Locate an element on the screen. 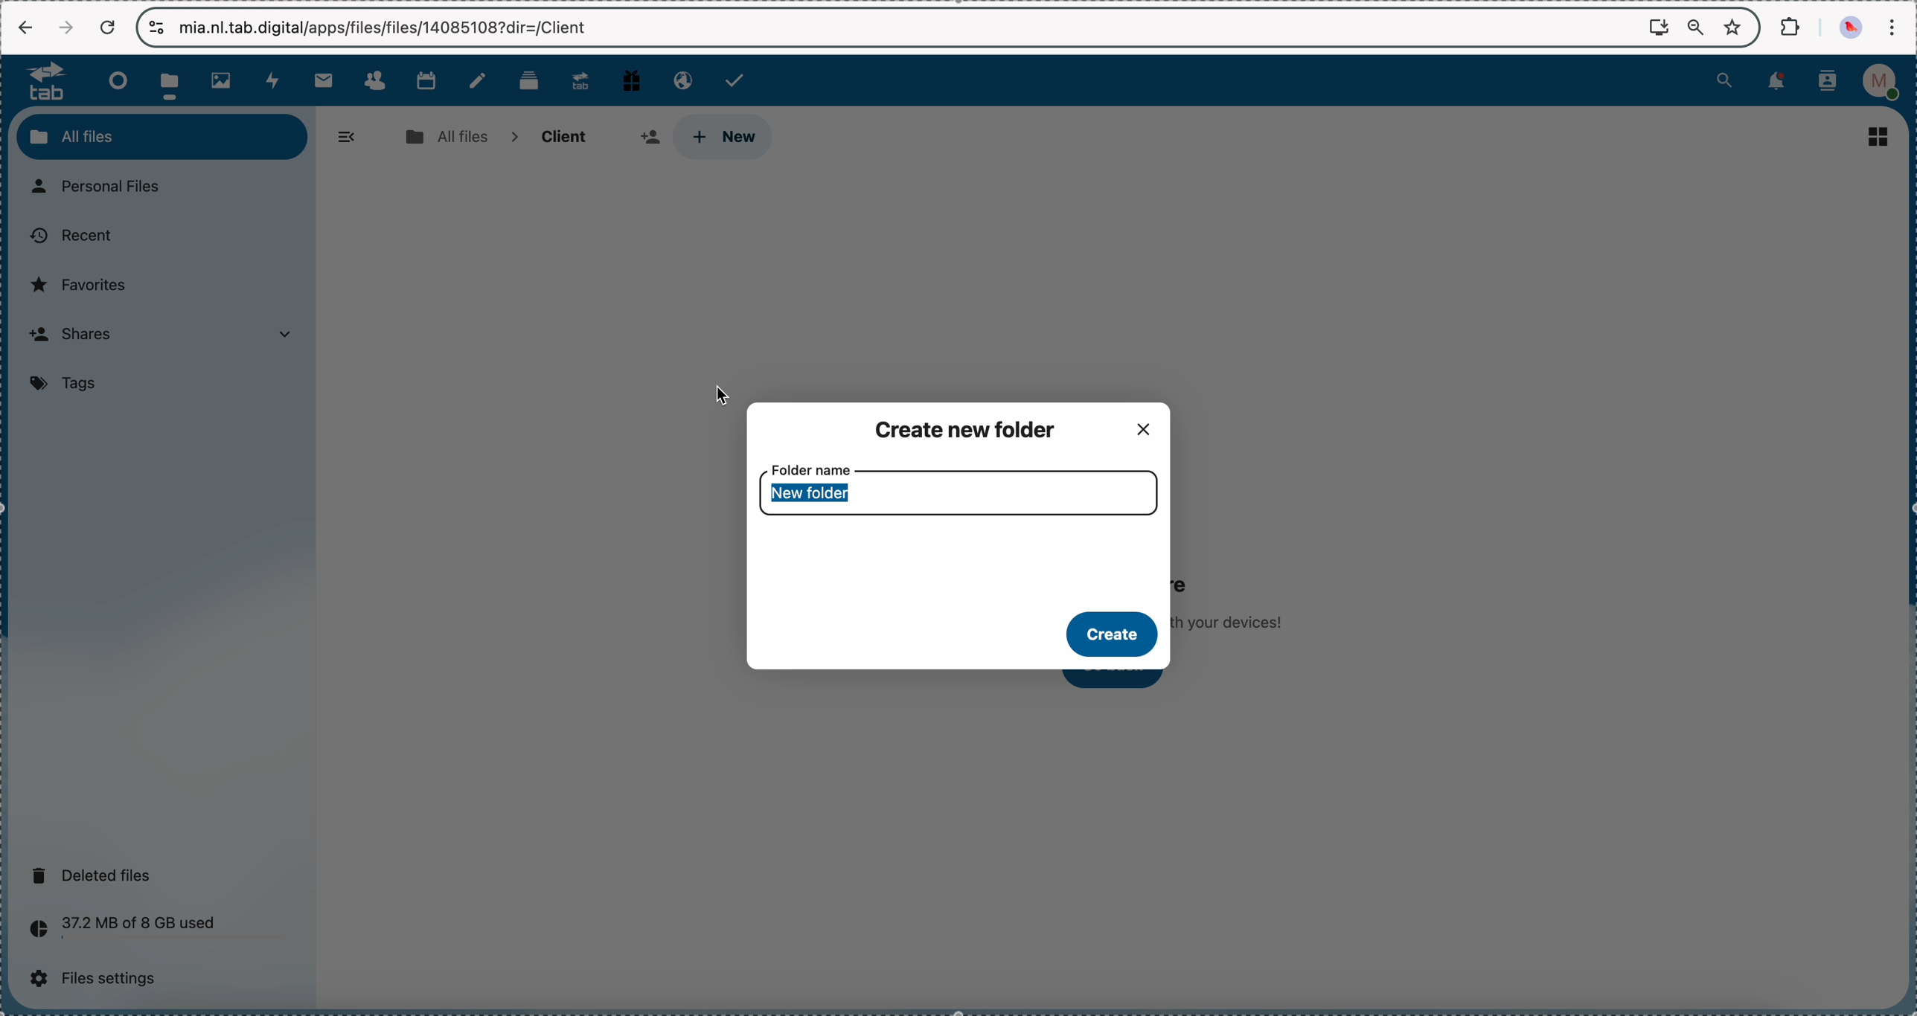 The image size is (1917, 1016). extensions is located at coordinates (1792, 25).